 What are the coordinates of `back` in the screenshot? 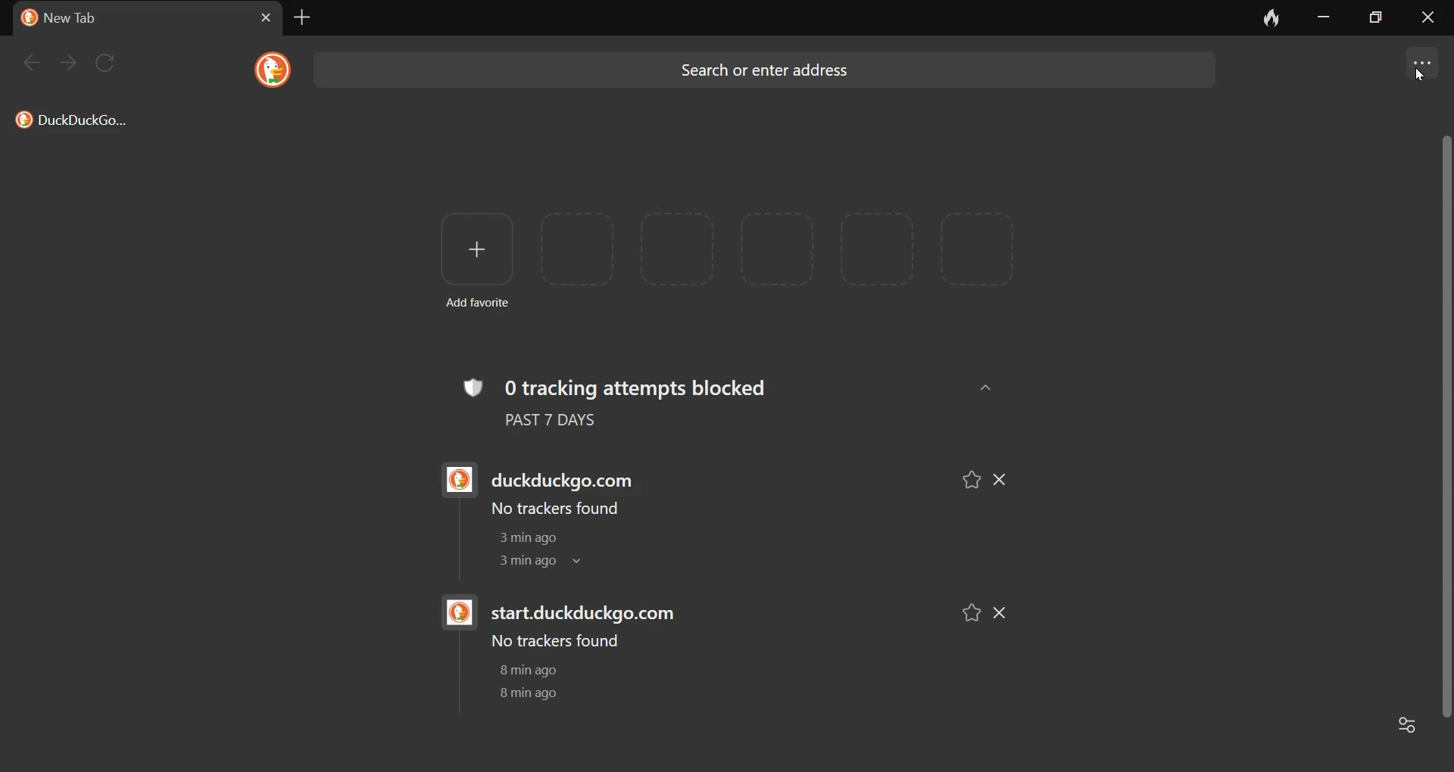 It's located at (36, 67).